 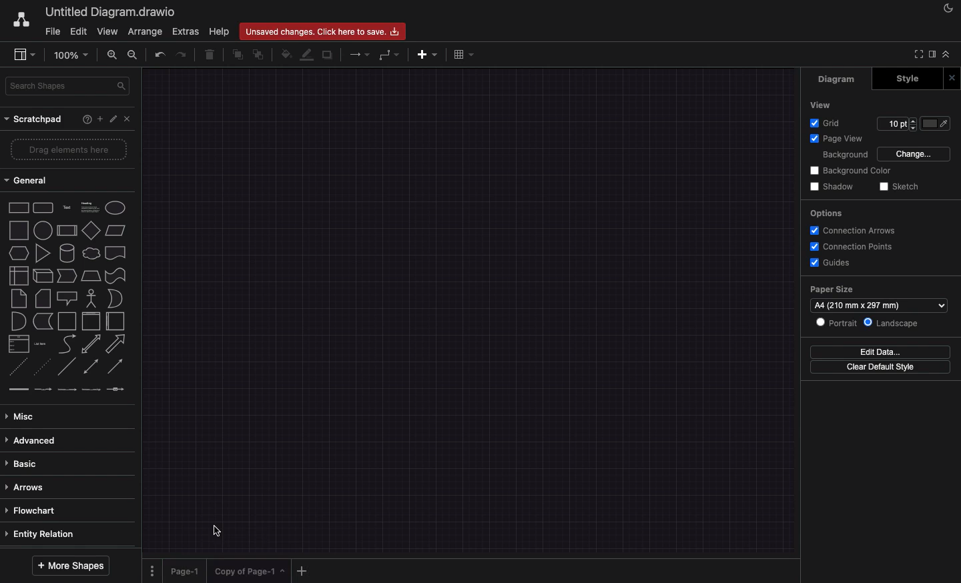 What do you see at coordinates (19, 208) in the screenshot?
I see `rectangle` at bounding box center [19, 208].